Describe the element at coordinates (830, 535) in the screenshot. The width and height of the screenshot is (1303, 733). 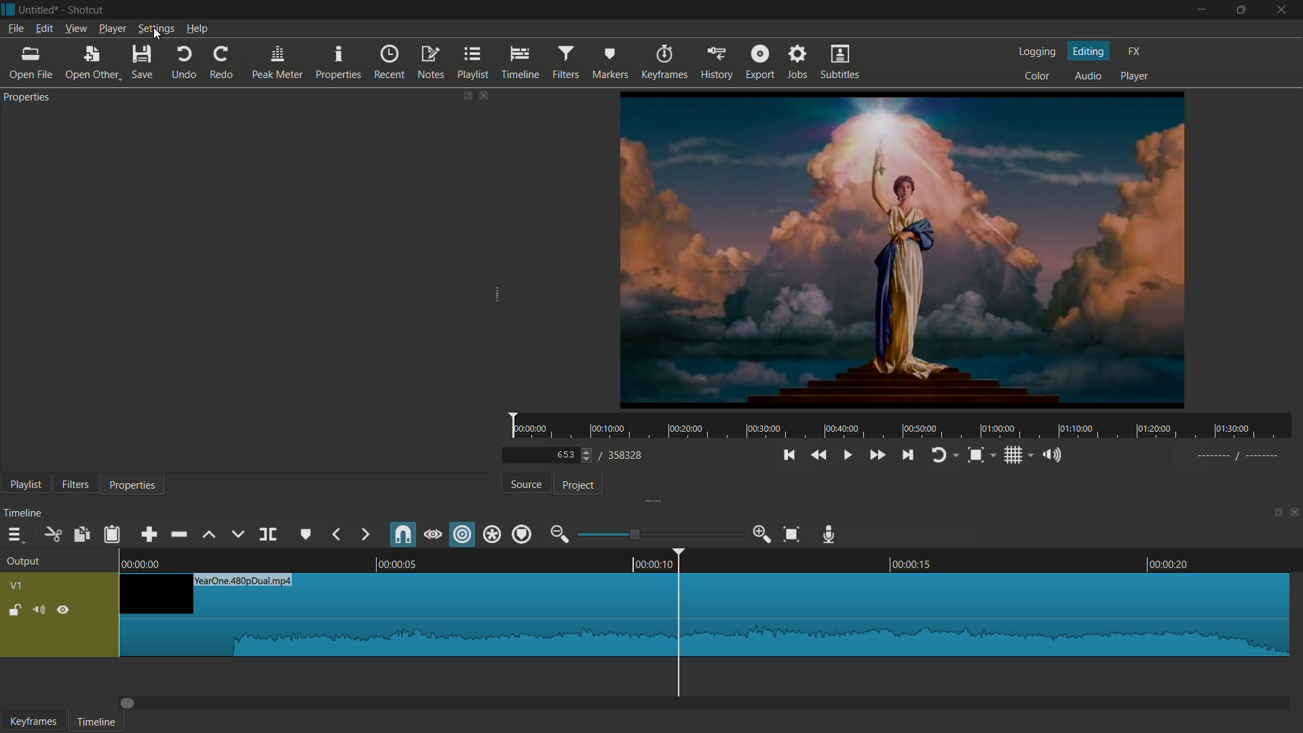
I see `record audio` at that location.